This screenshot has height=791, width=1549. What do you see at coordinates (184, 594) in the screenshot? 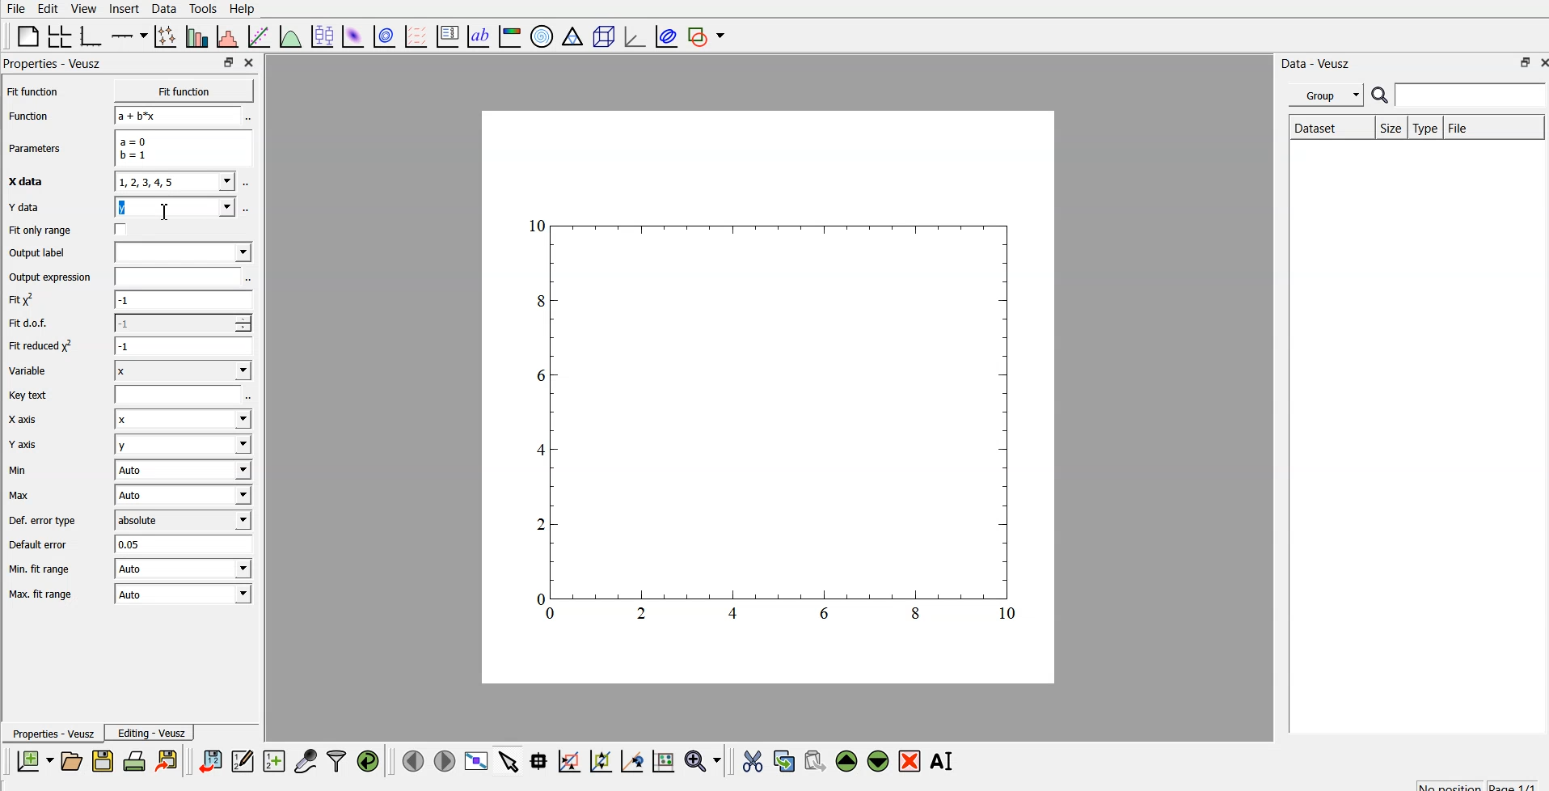
I see `Auto` at bounding box center [184, 594].